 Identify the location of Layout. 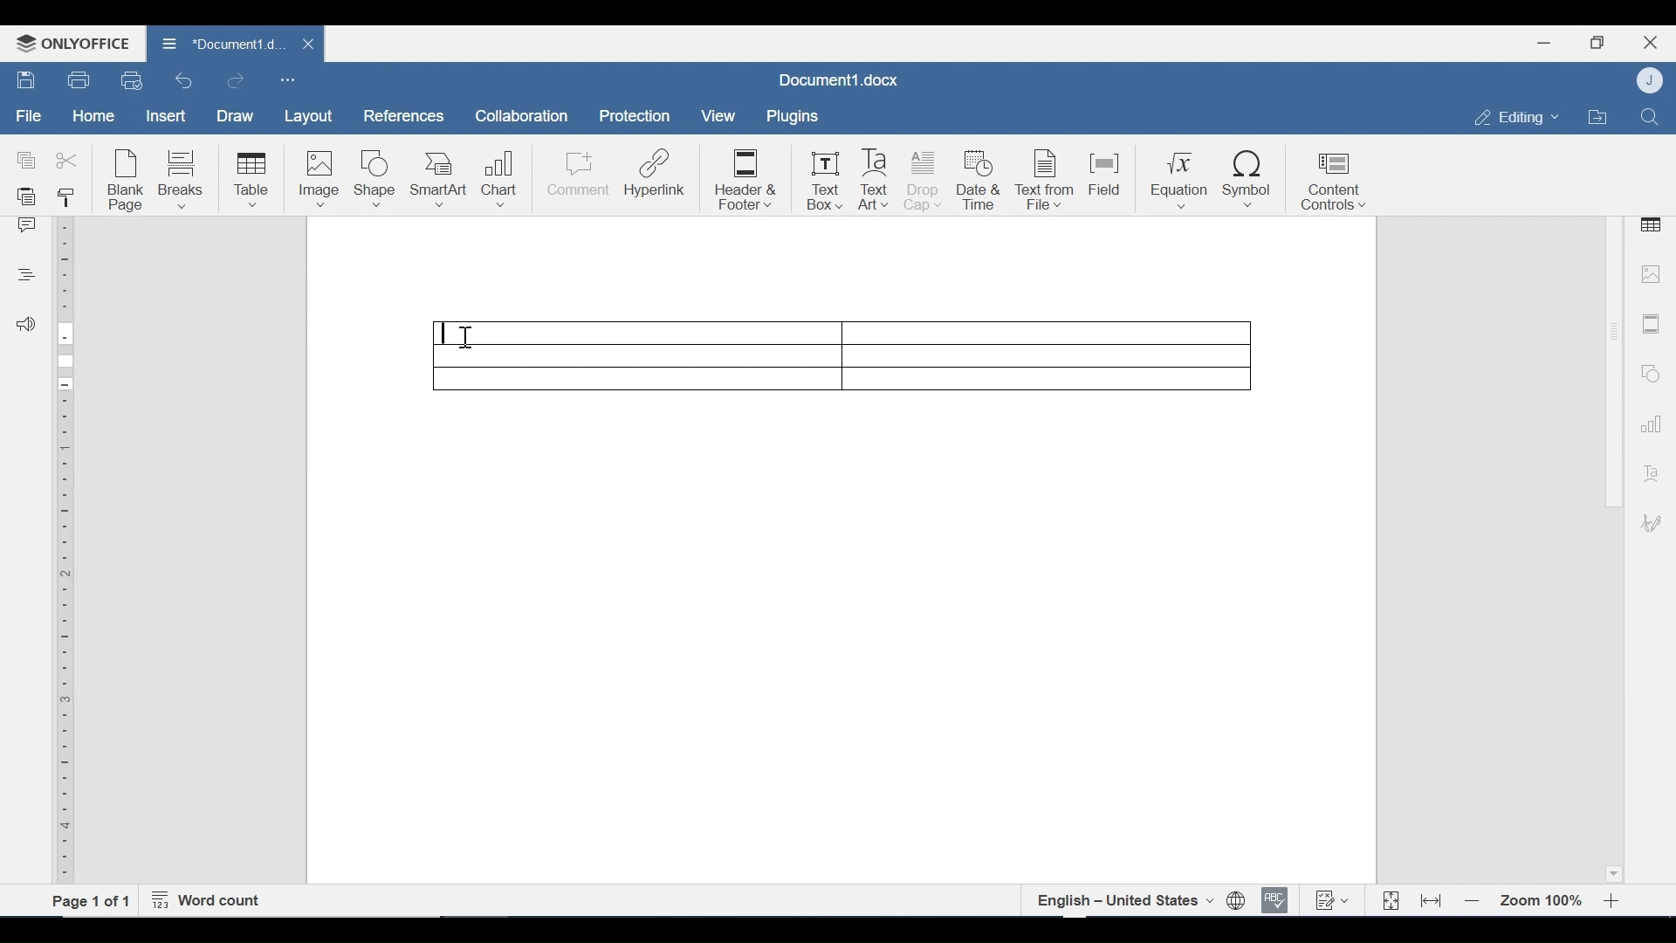
(308, 117).